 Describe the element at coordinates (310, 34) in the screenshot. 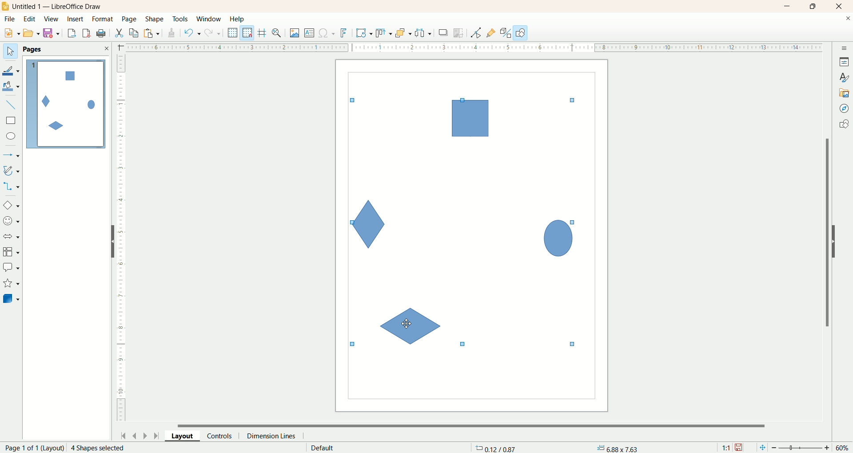

I see `text box` at that location.